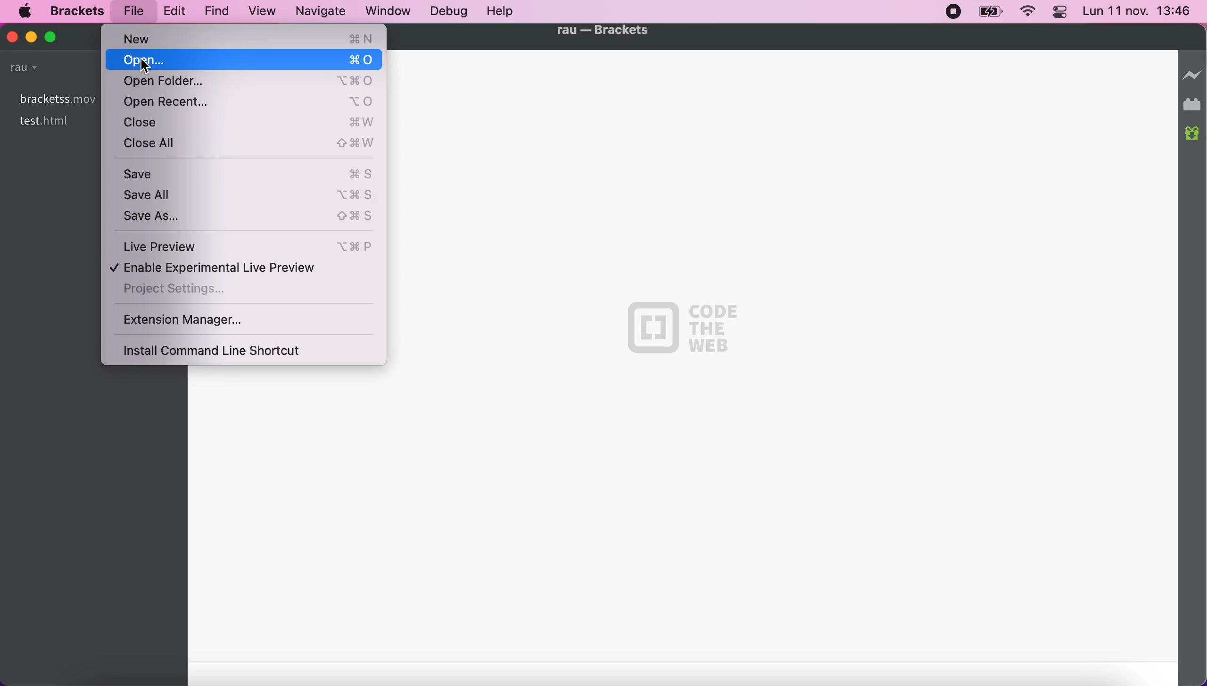 The image size is (1207, 686). Describe the element at coordinates (1193, 137) in the screenshot. I see `new builds of brackets` at that location.